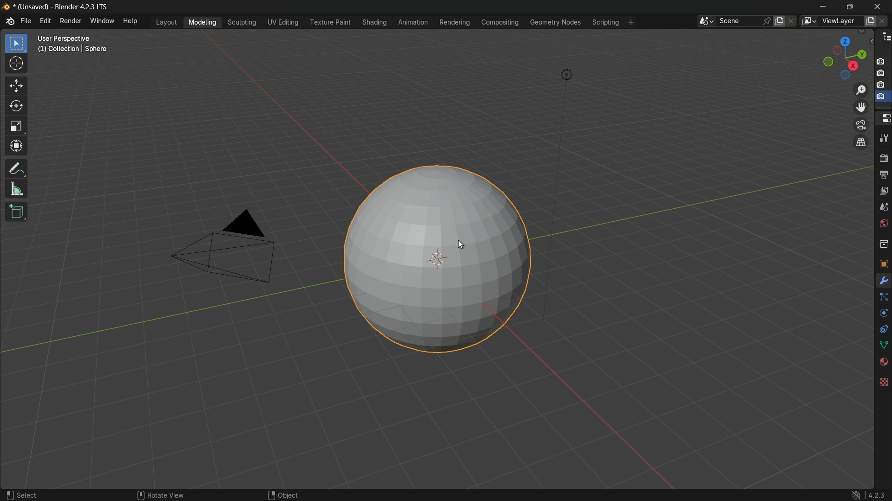 The width and height of the screenshot is (892, 501). What do you see at coordinates (883, 244) in the screenshot?
I see `collections` at bounding box center [883, 244].